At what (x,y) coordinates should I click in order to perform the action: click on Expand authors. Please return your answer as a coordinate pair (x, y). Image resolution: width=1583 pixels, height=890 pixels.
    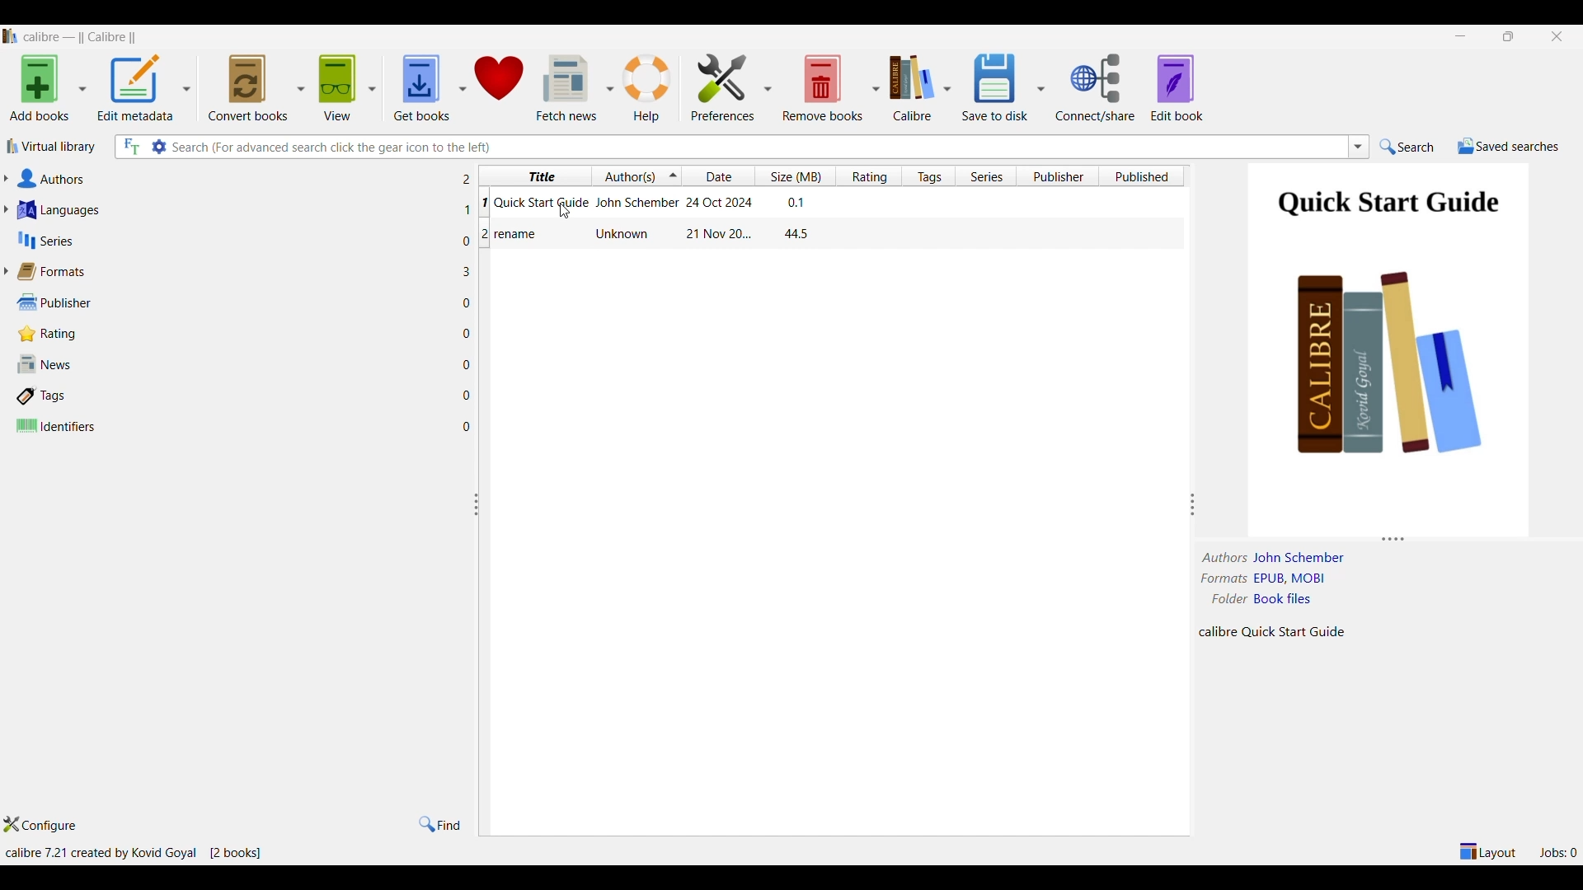
    Looking at the image, I should click on (5, 178).